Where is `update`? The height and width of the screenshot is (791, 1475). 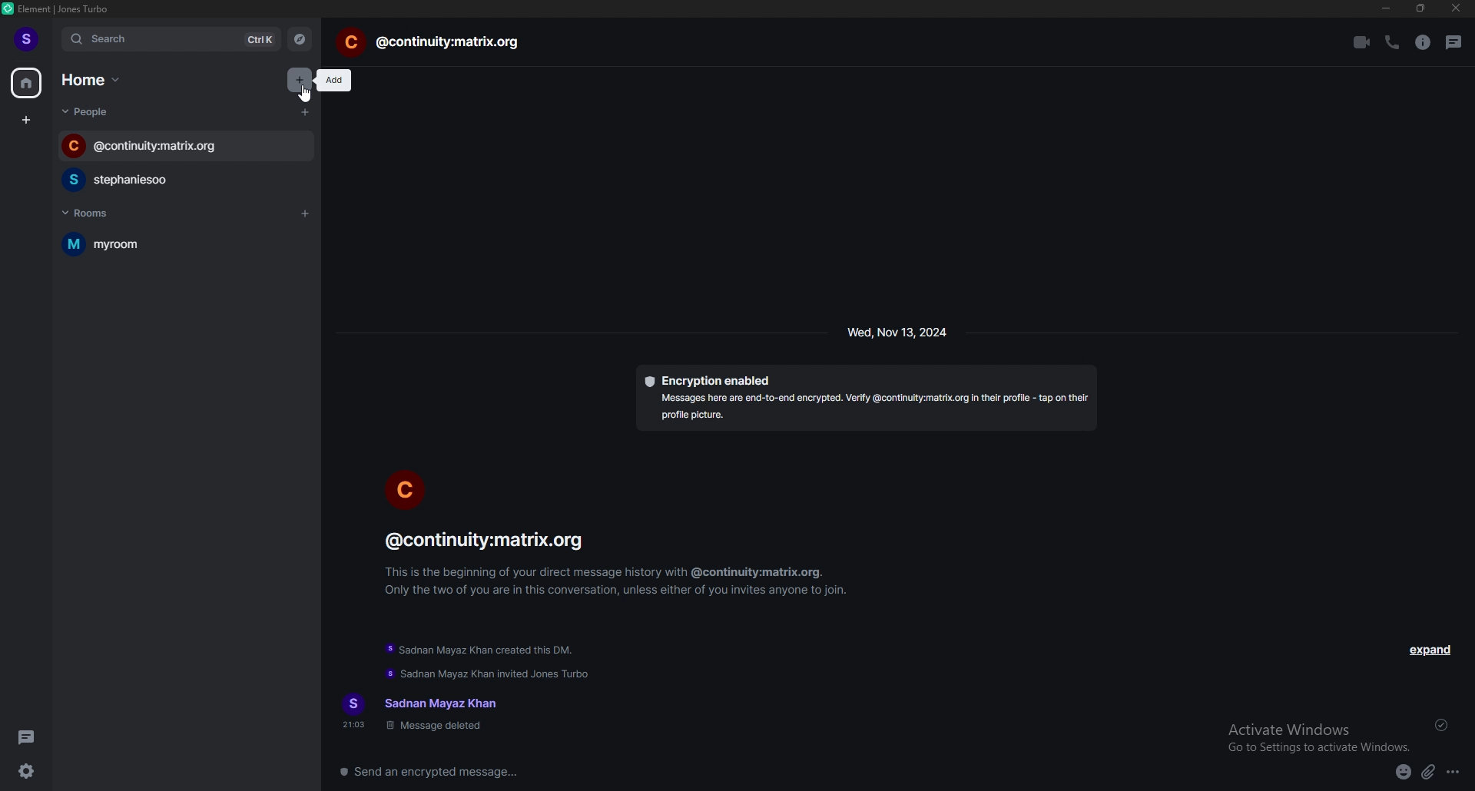
update is located at coordinates (482, 652).